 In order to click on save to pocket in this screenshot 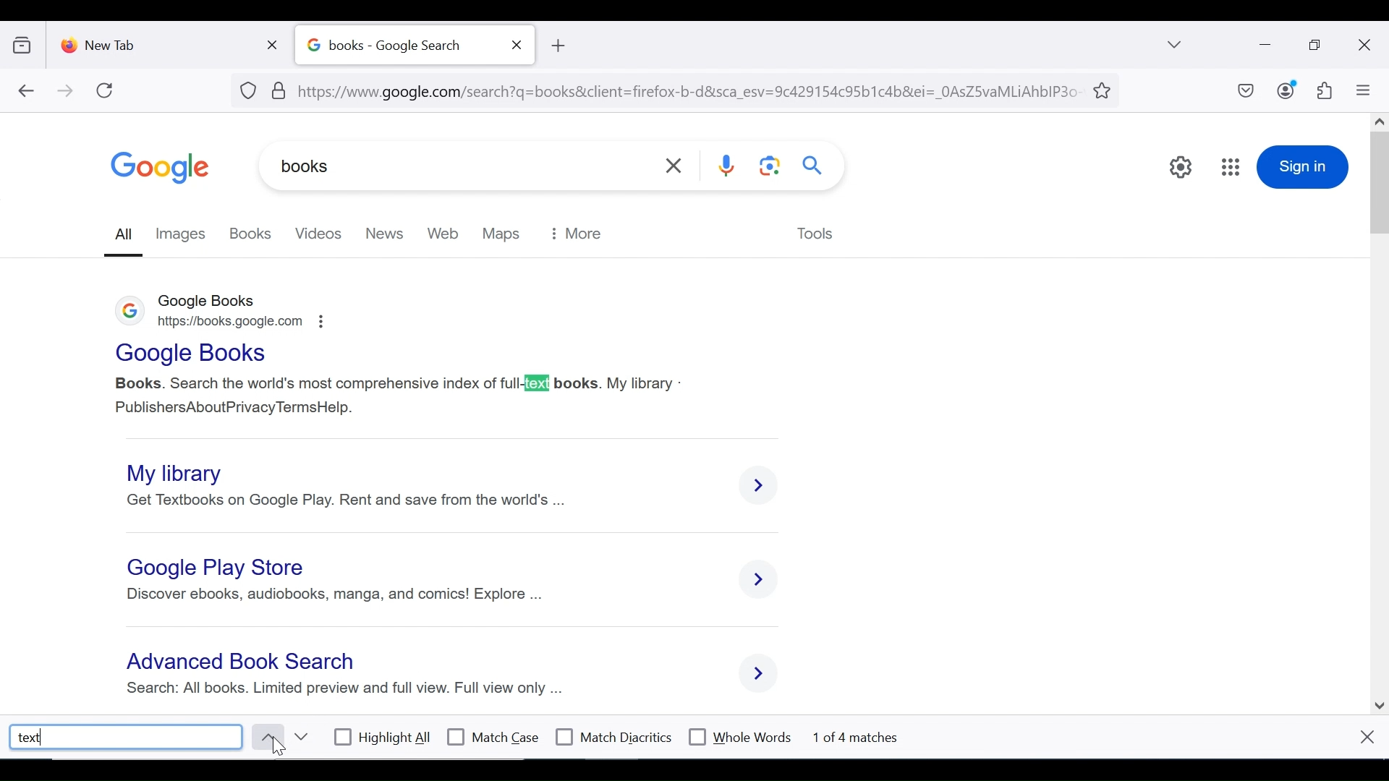, I will do `click(1244, 92)`.